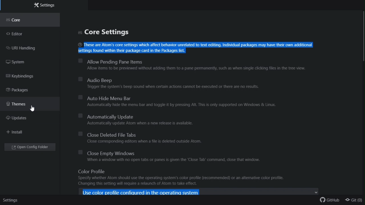  I want to click on updates, so click(23, 119).